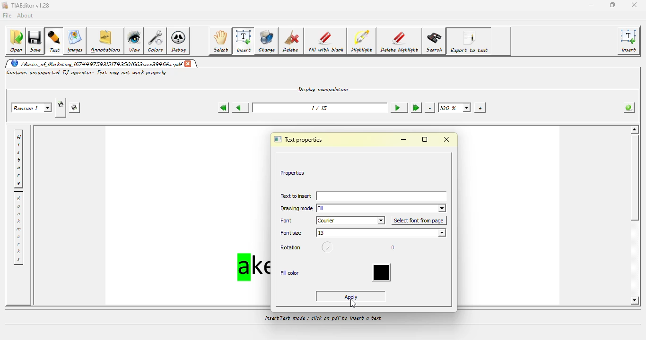 The image size is (646, 340). Describe the element at coordinates (95, 64) in the screenshot. I see `/Basics_of Marketing 16744 9759312174 350166 3cece3946cc.pdf` at that location.